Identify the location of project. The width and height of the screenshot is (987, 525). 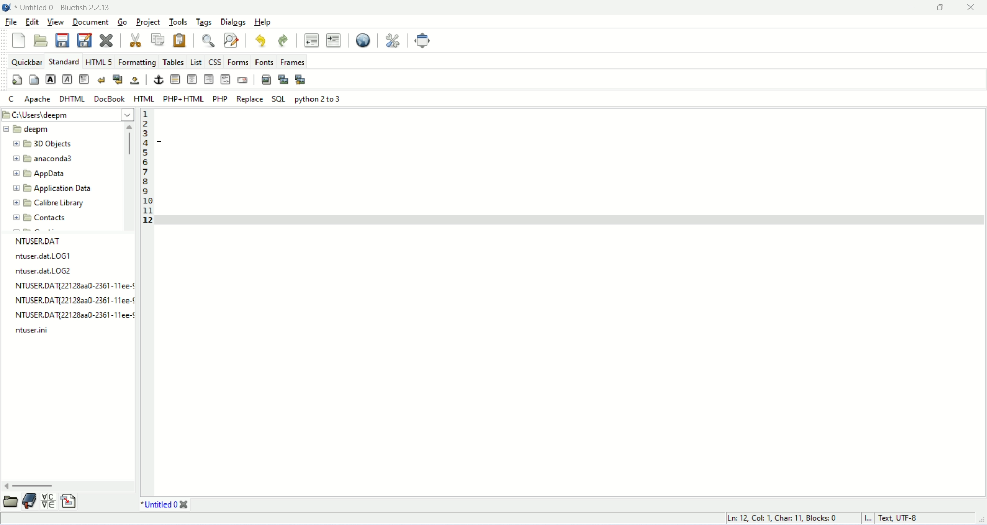
(147, 22).